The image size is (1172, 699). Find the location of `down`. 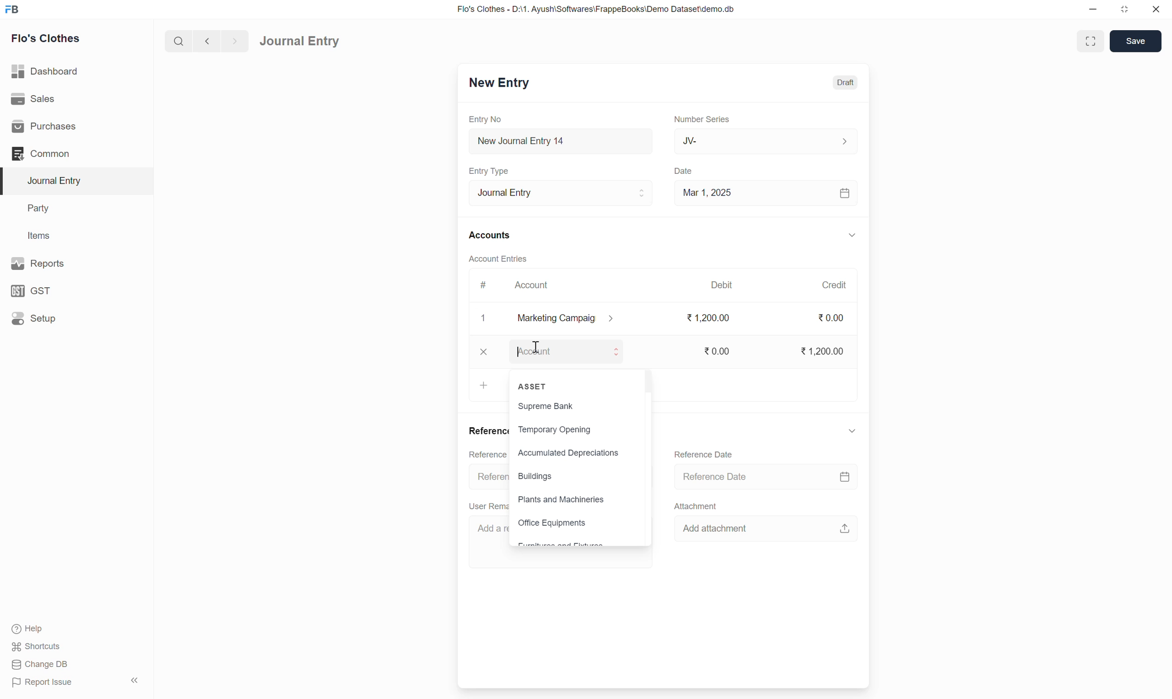

down is located at coordinates (852, 431).